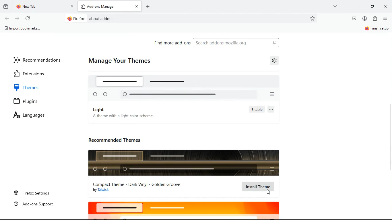 The width and height of the screenshot is (392, 220). I want to click on forward, so click(18, 19).